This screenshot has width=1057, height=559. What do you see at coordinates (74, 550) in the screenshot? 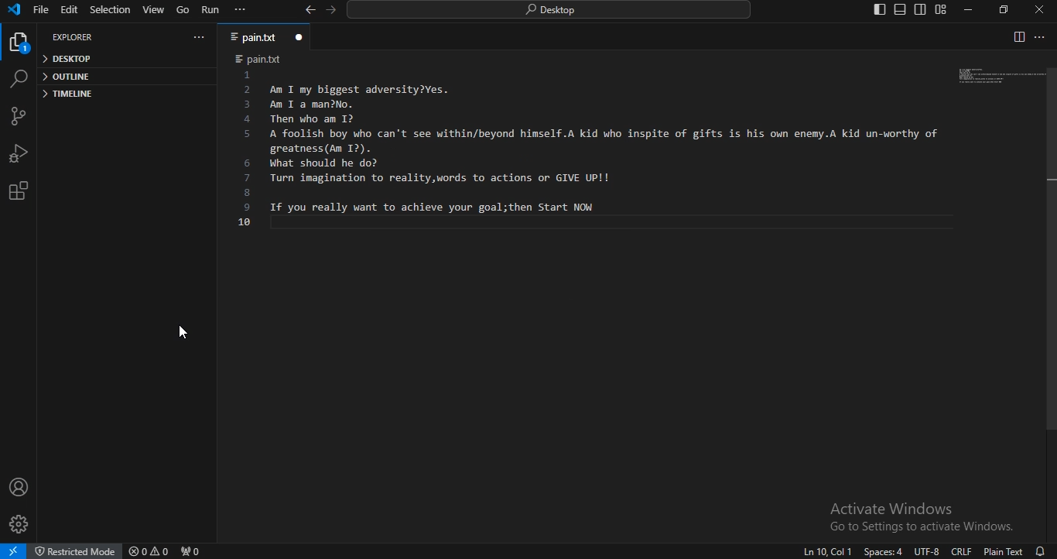
I see `restricted mode` at bounding box center [74, 550].